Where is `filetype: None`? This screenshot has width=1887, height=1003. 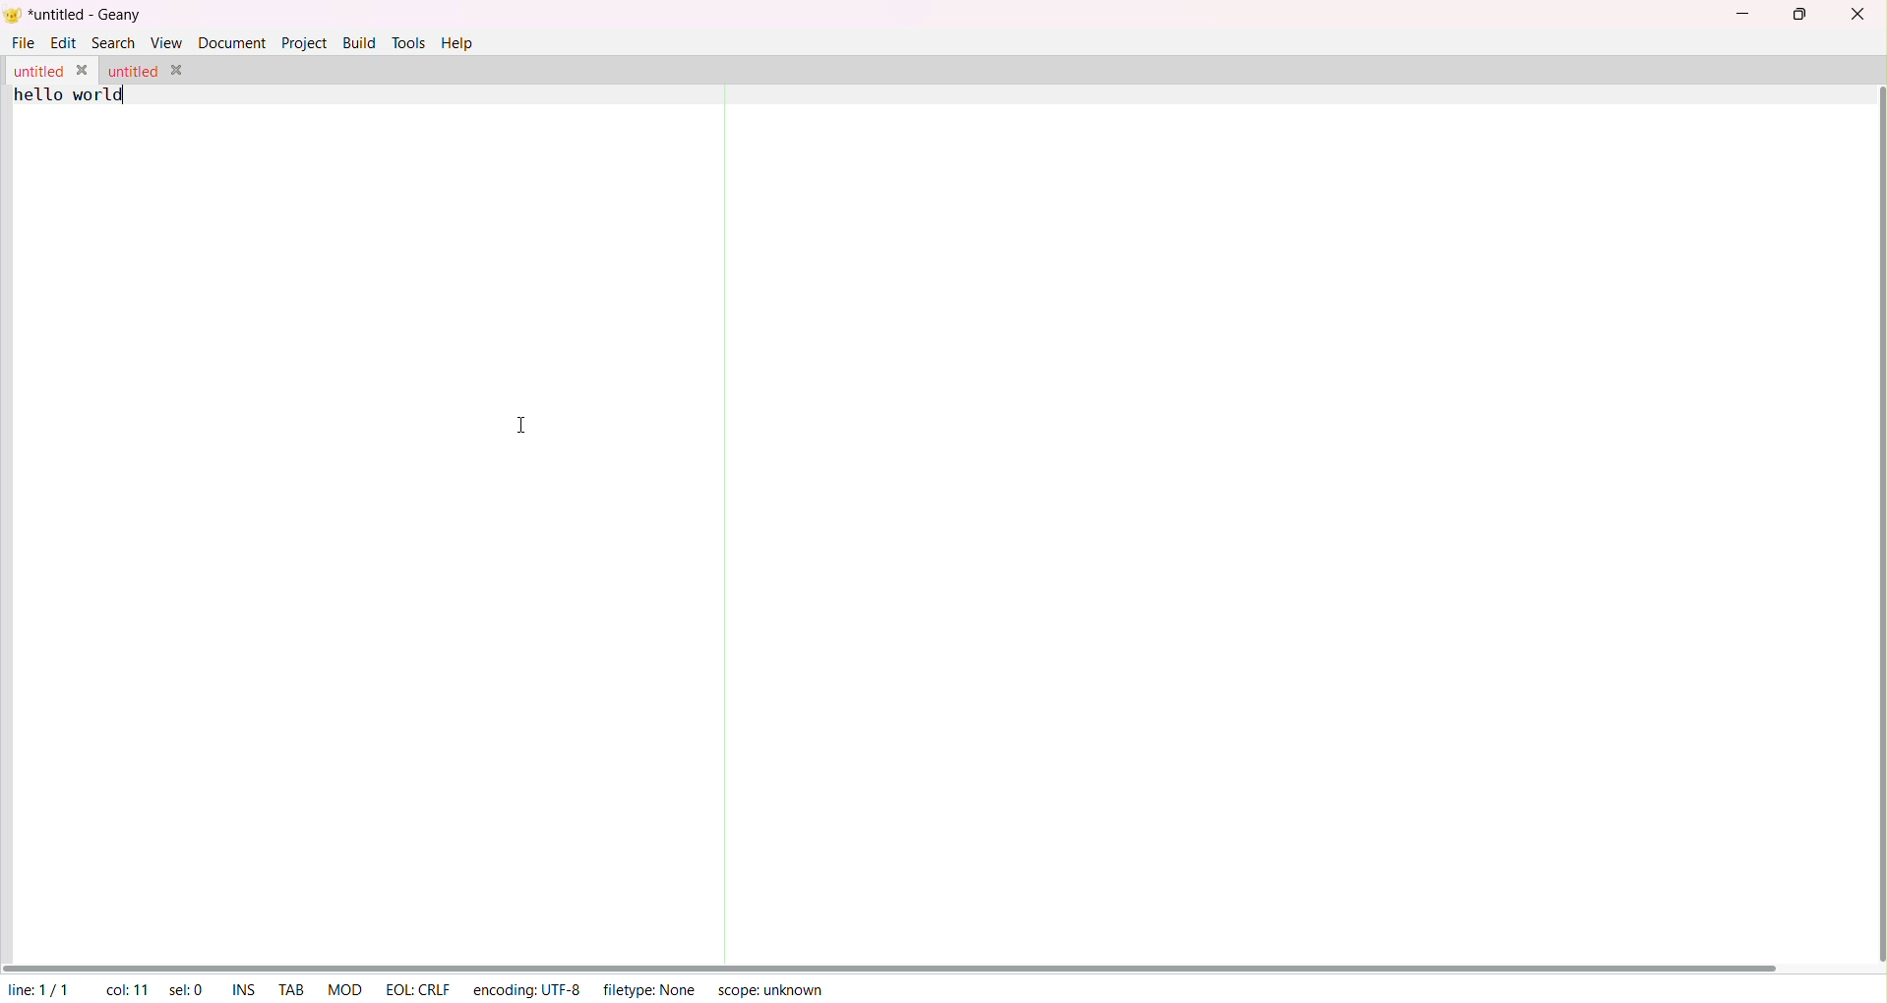 filetype: None is located at coordinates (651, 990).